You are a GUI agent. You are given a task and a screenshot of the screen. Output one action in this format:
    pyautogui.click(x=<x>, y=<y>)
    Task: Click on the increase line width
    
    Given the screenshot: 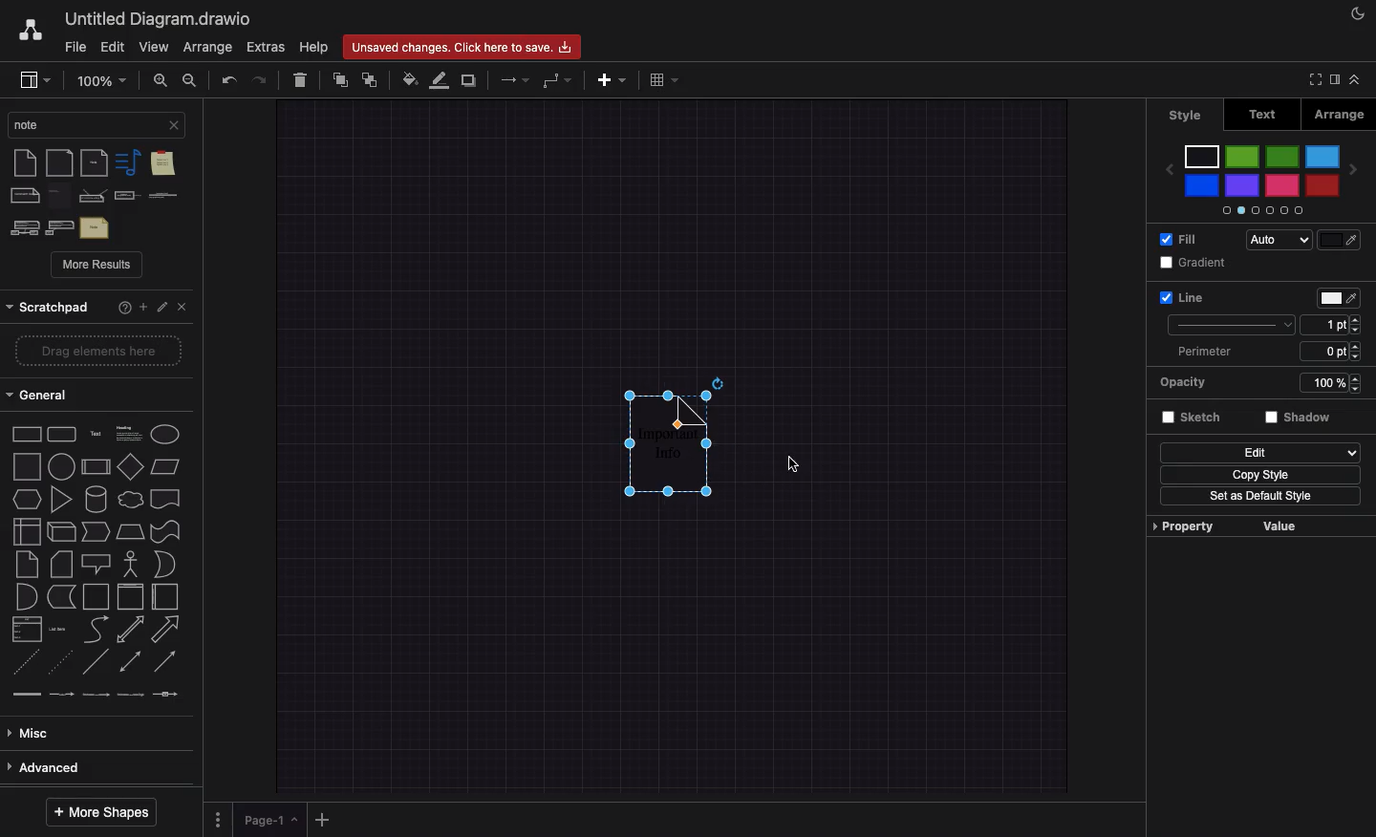 What is the action you would take?
    pyautogui.click(x=1357, y=317)
    